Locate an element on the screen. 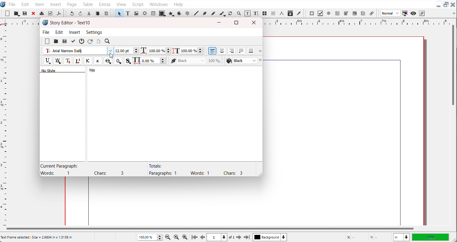  Preview is located at coordinates (414, 13).